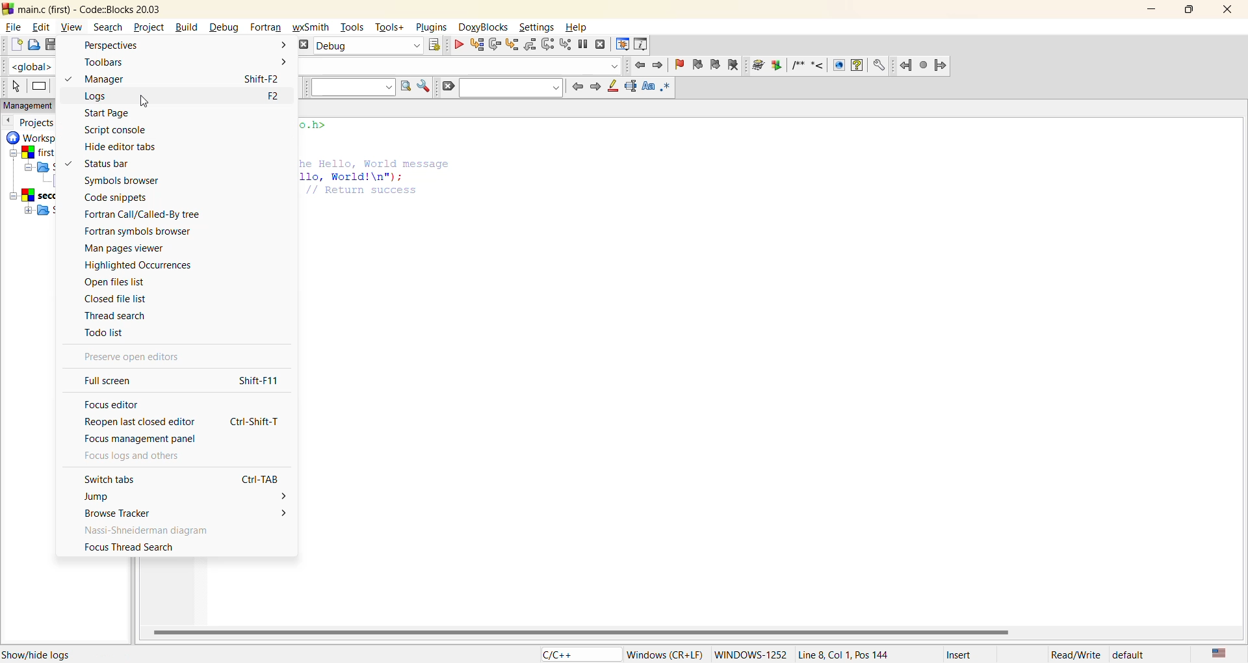  What do you see at coordinates (749, 653) in the screenshot?
I see `WINDOWS-1252` at bounding box center [749, 653].